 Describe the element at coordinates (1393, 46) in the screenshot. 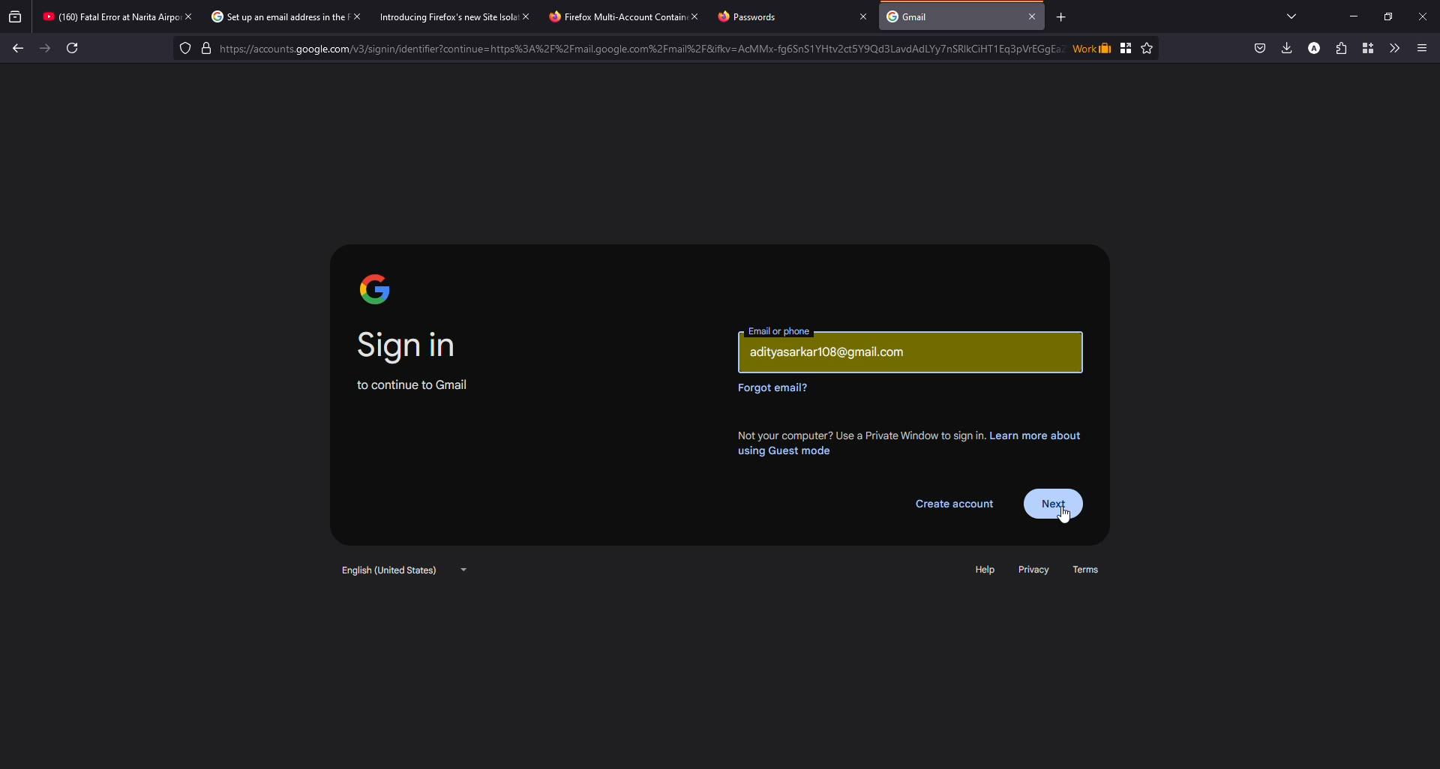

I see `more tools` at that location.